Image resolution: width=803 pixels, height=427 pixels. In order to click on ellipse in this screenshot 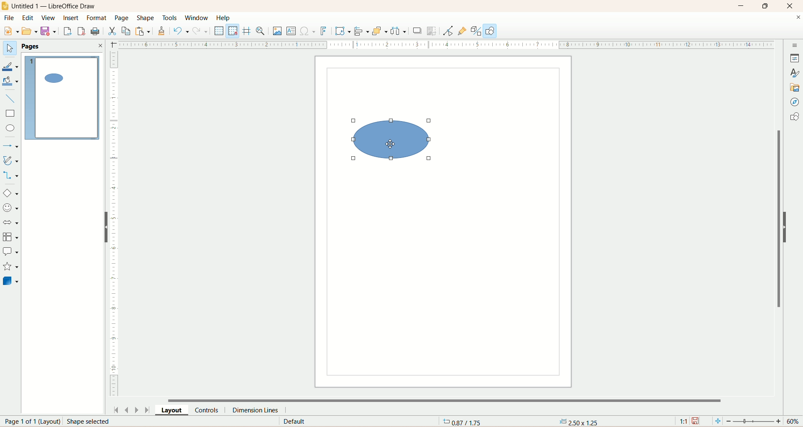, I will do `click(10, 127)`.